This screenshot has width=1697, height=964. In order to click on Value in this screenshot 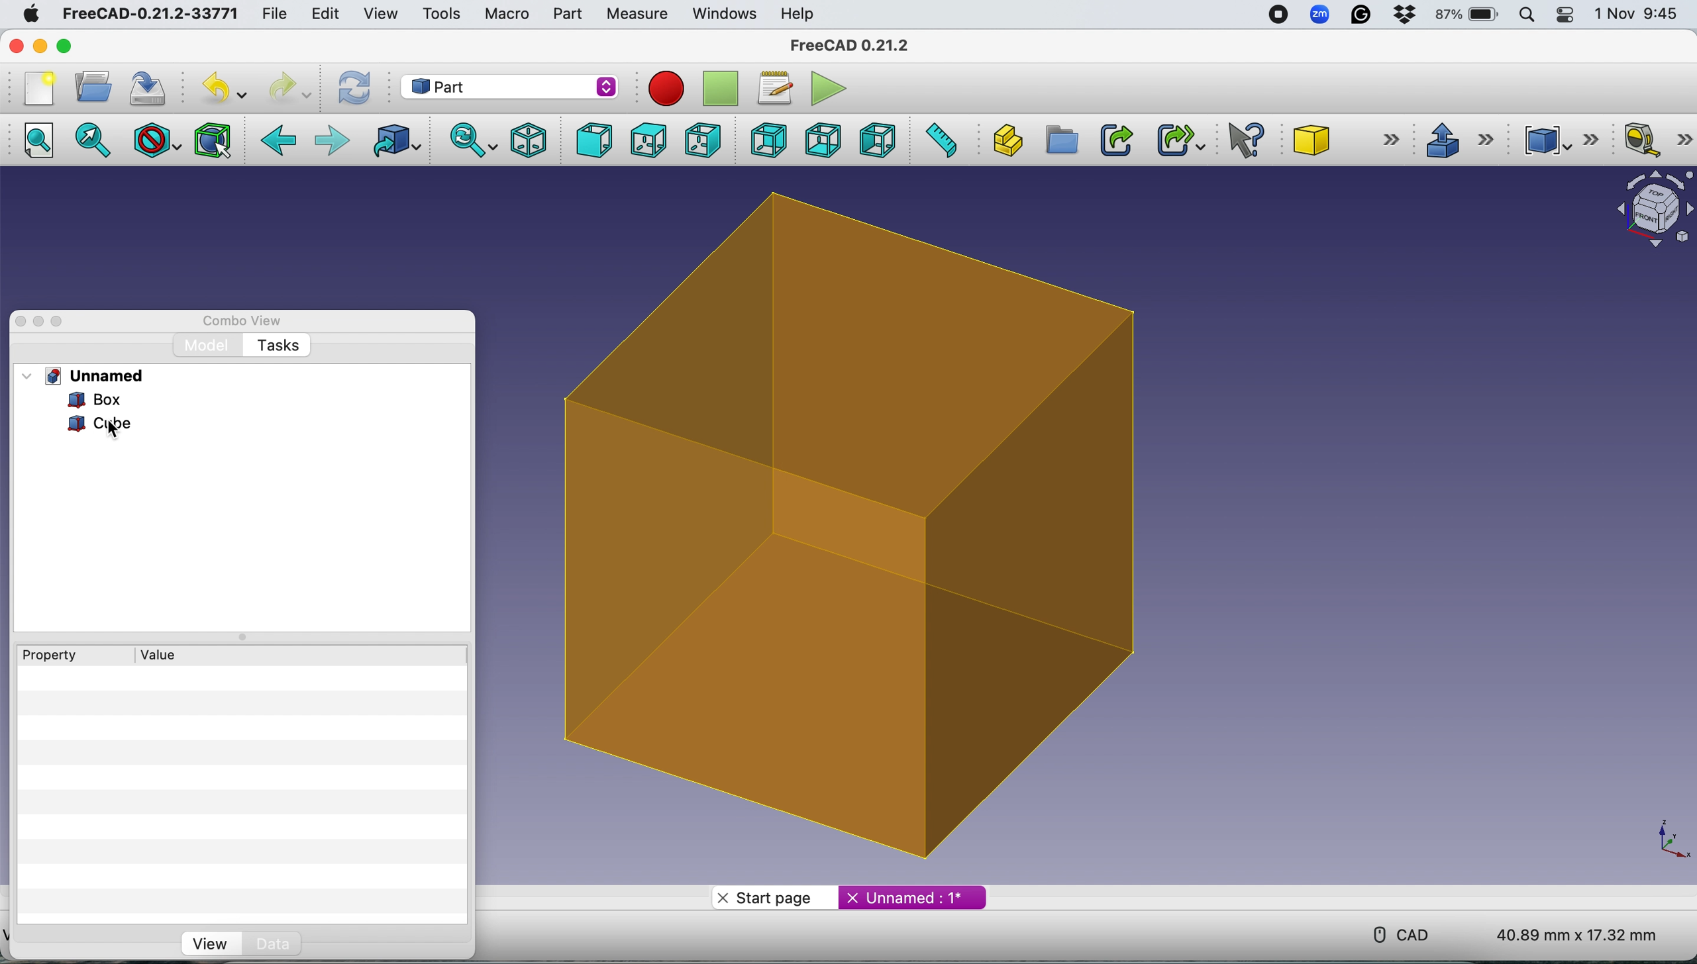, I will do `click(163, 653)`.